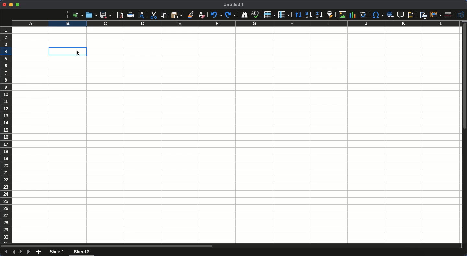  I want to click on Freeze rows and columns, so click(436, 14).